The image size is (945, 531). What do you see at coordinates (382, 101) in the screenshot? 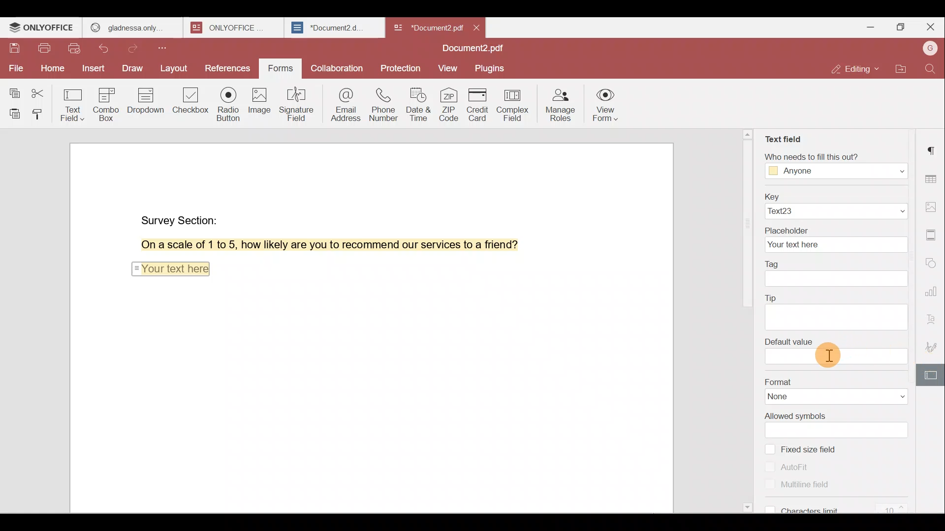
I see `Phone number` at bounding box center [382, 101].